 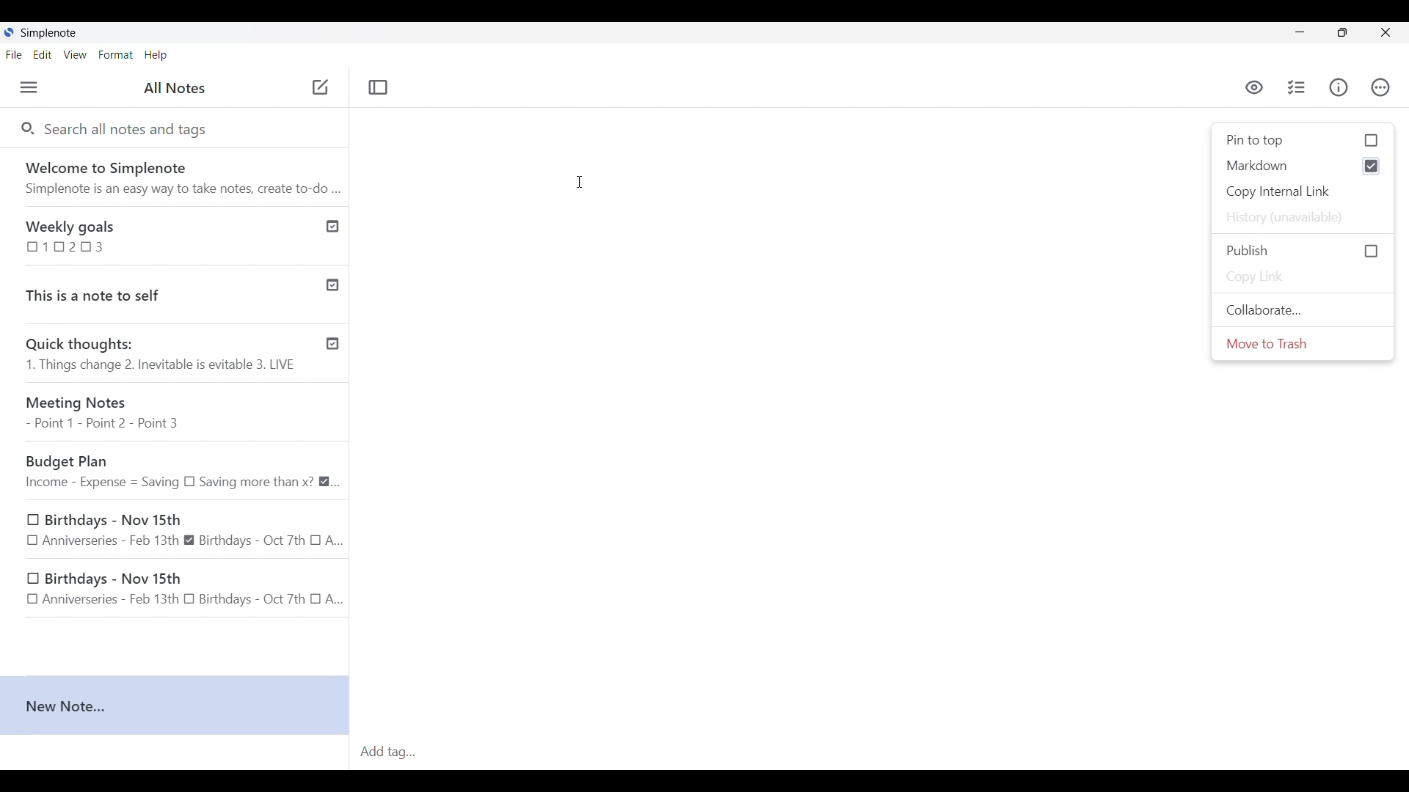 What do you see at coordinates (115, 55) in the screenshot?
I see `Format menu` at bounding box center [115, 55].